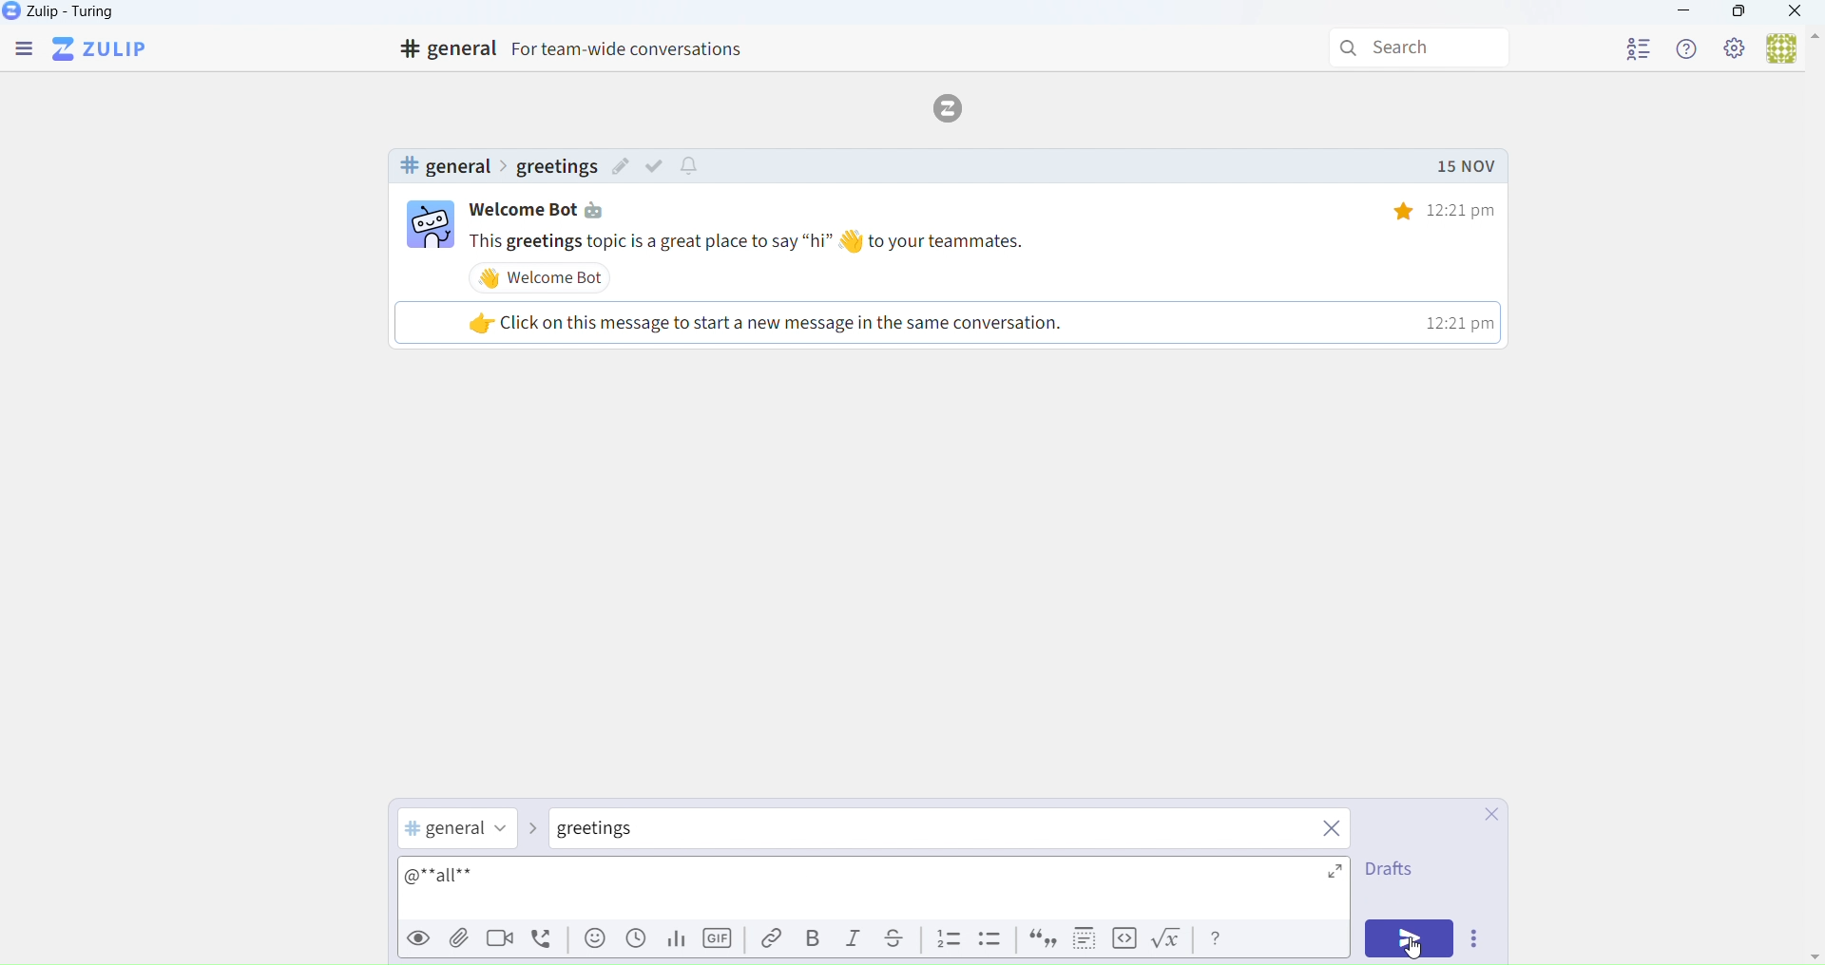 Image resolution: width=1825 pixels, height=965 pixels. I want to click on Drafts, so click(1388, 873).